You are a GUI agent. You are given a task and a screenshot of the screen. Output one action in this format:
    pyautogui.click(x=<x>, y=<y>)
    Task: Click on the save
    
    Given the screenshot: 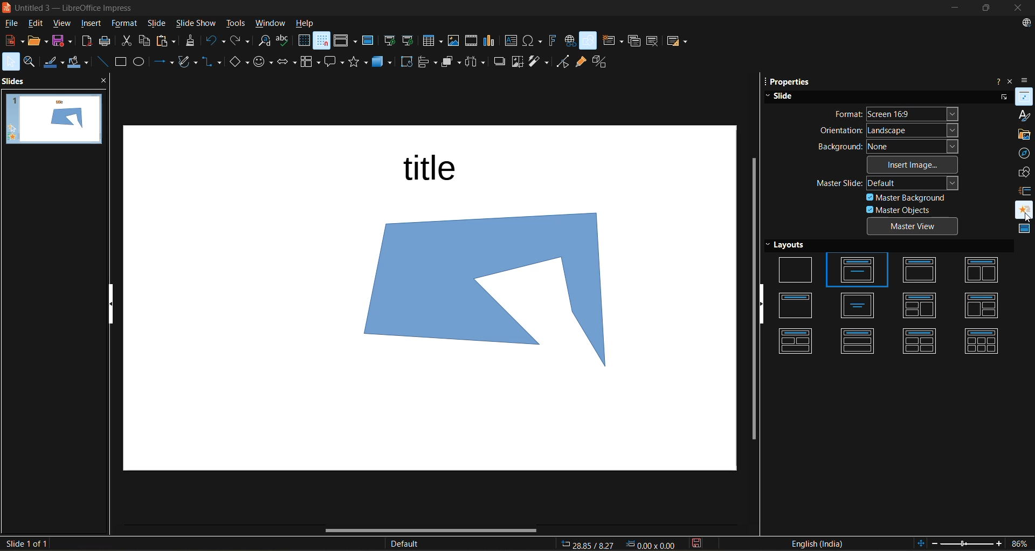 What is the action you would take?
    pyautogui.click(x=63, y=41)
    